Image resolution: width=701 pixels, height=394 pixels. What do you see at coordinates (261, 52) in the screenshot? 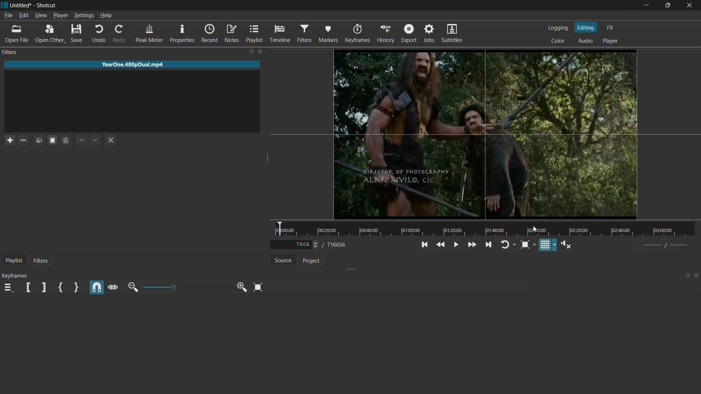
I see `close filters` at bounding box center [261, 52].